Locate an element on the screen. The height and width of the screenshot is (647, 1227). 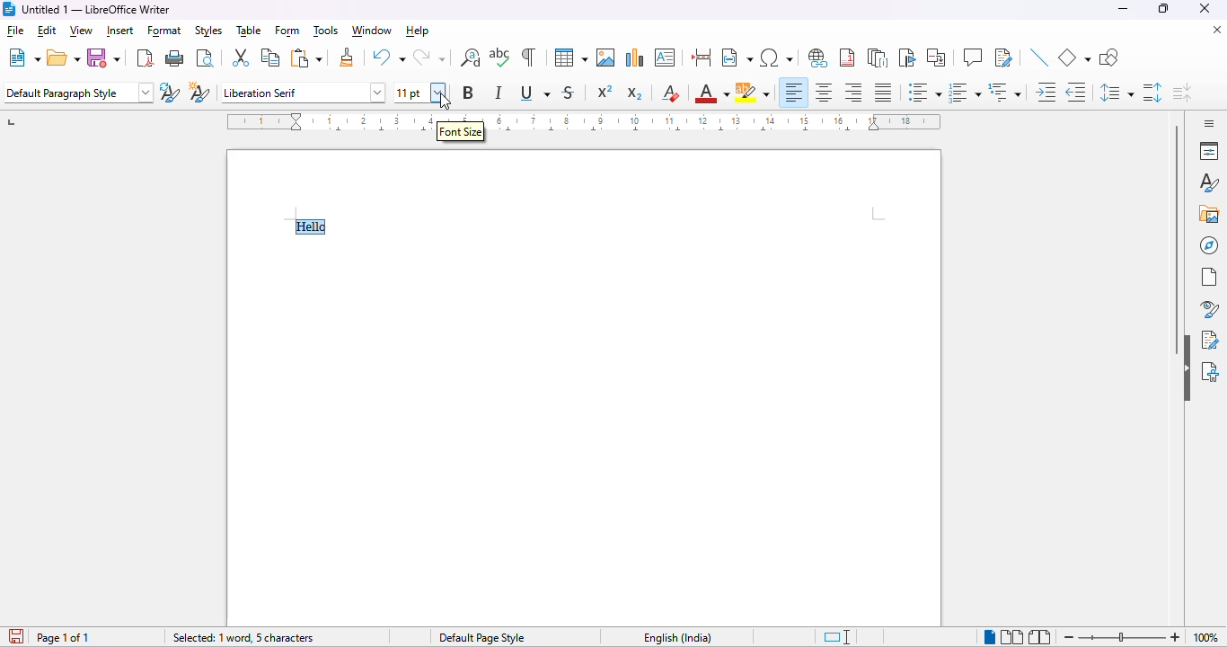
style inspector is located at coordinates (1206, 308).